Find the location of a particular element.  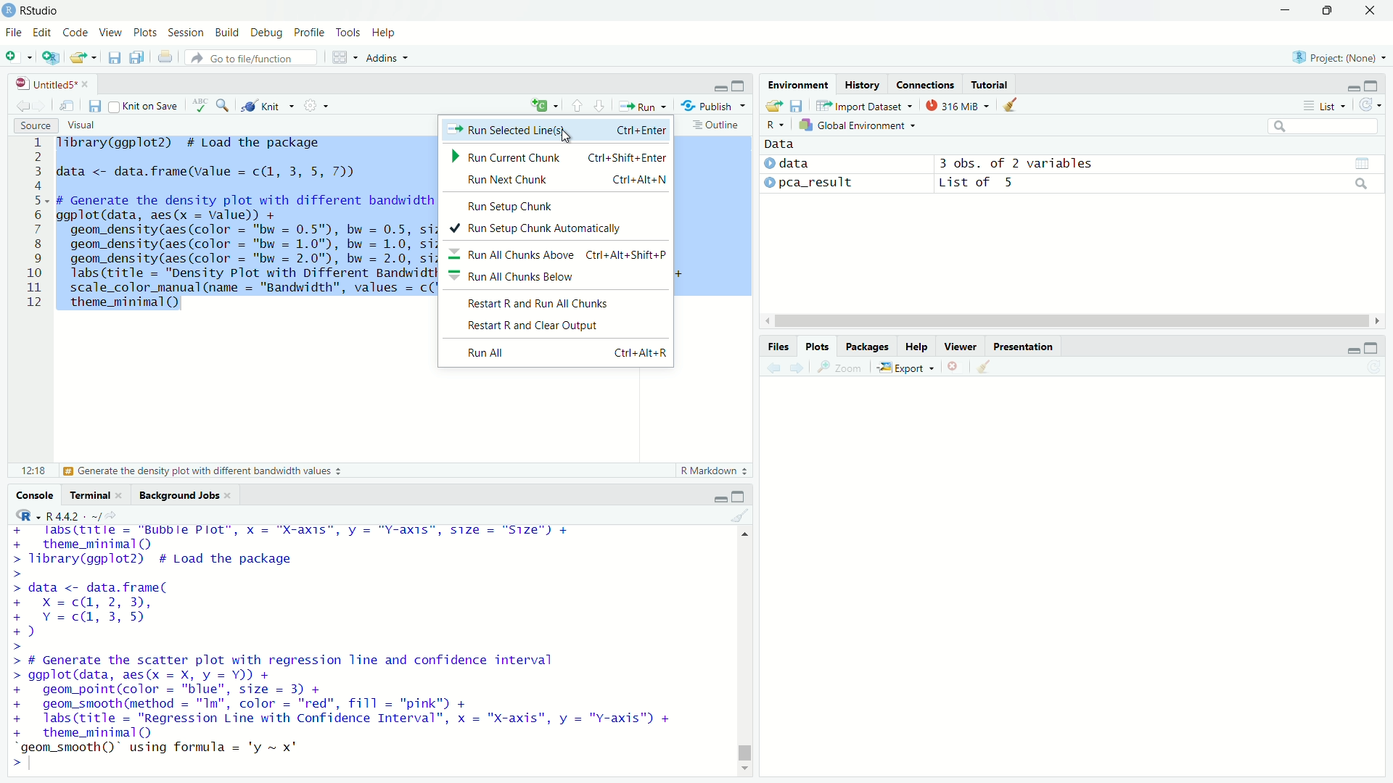

Files is located at coordinates (778, 347).